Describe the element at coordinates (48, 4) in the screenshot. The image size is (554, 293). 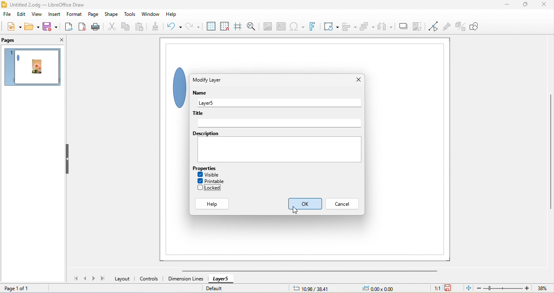
I see `title` at that location.